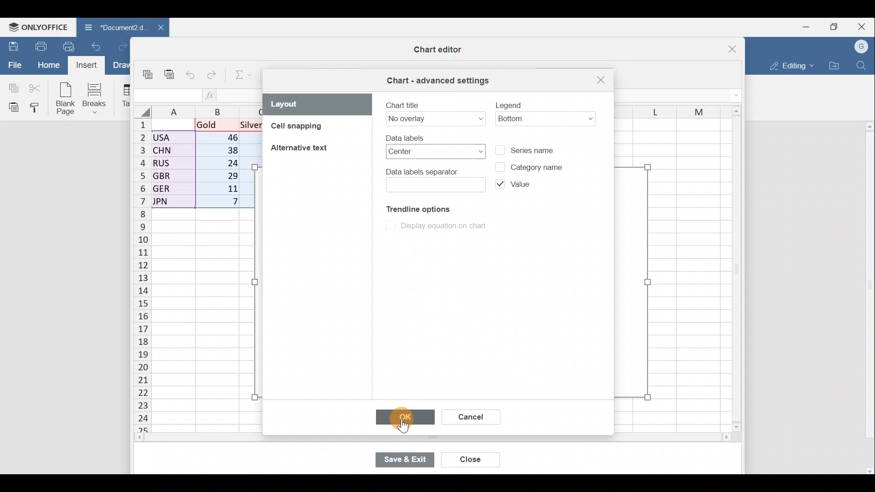 This screenshot has height=492, width=875. I want to click on Undo, so click(98, 49).